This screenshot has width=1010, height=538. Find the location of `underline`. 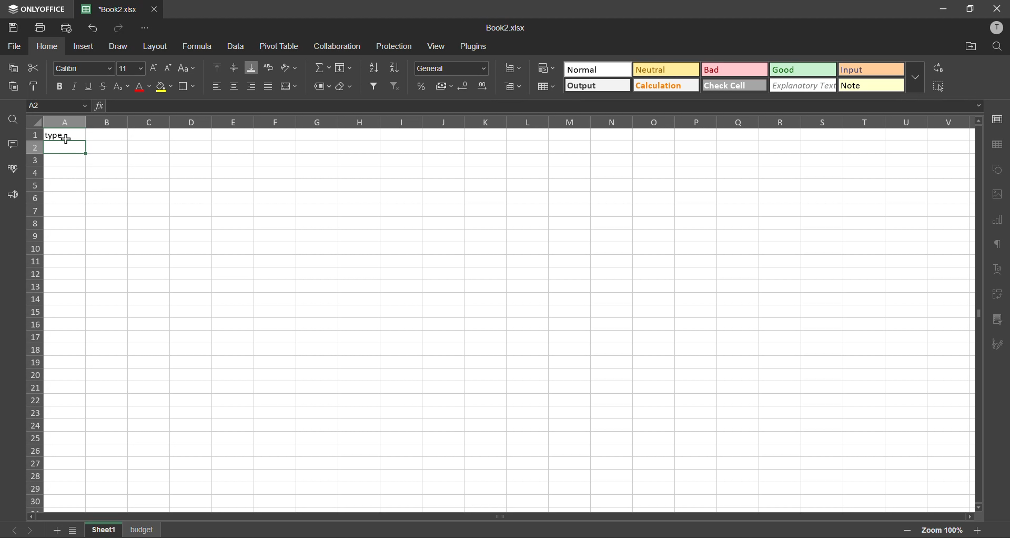

underline is located at coordinates (90, 85).